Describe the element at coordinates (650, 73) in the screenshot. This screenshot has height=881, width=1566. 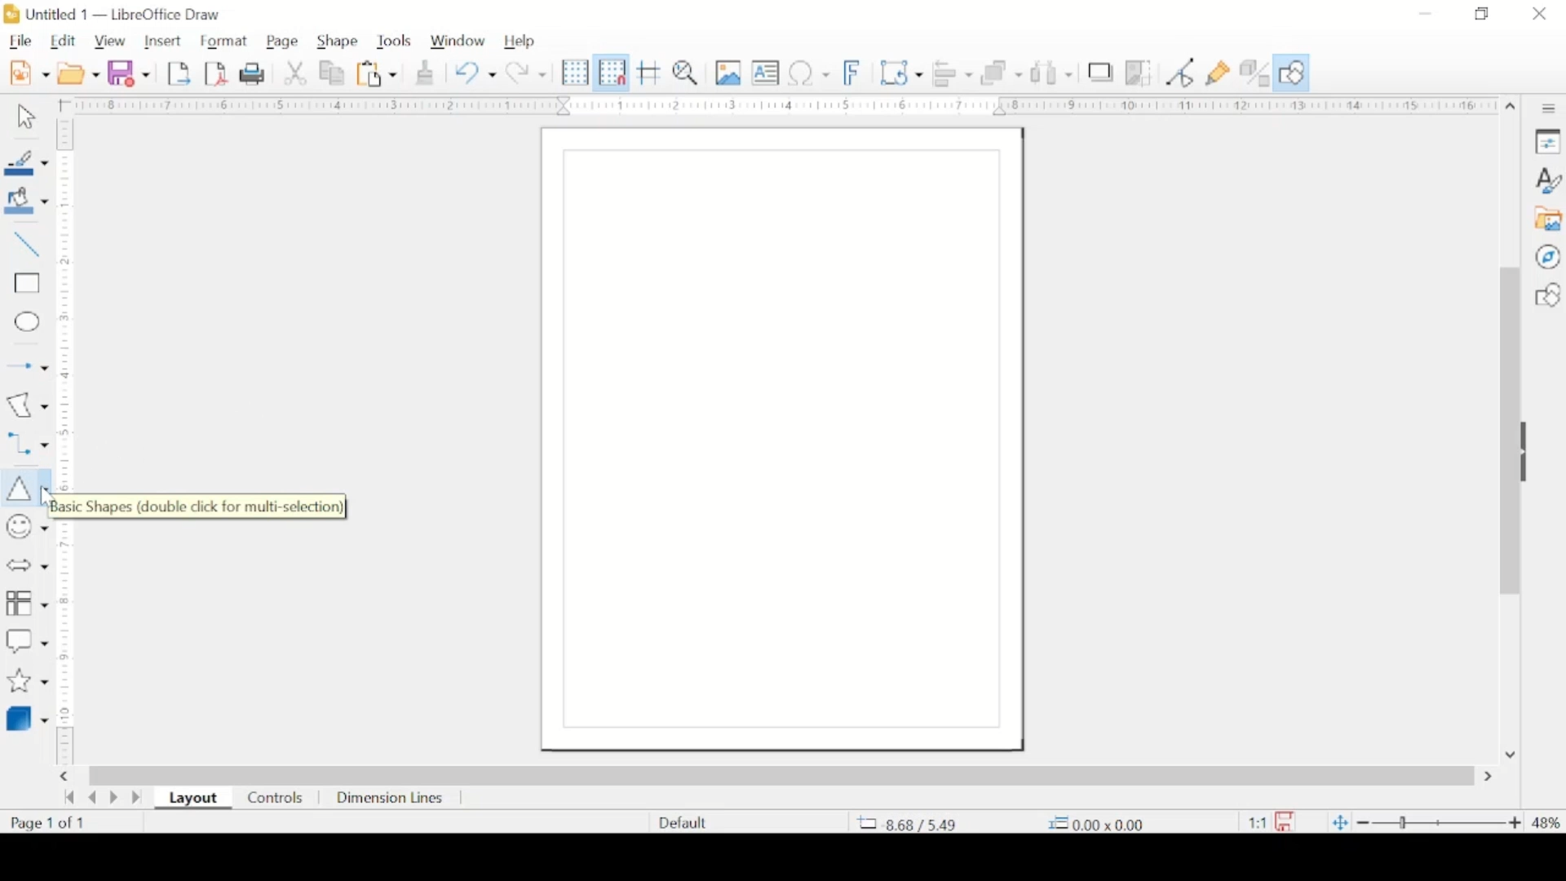
I see `helplines while moving` at that location.